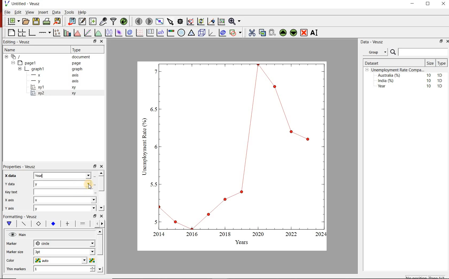  I want to click on blank page, so click(11, 32).